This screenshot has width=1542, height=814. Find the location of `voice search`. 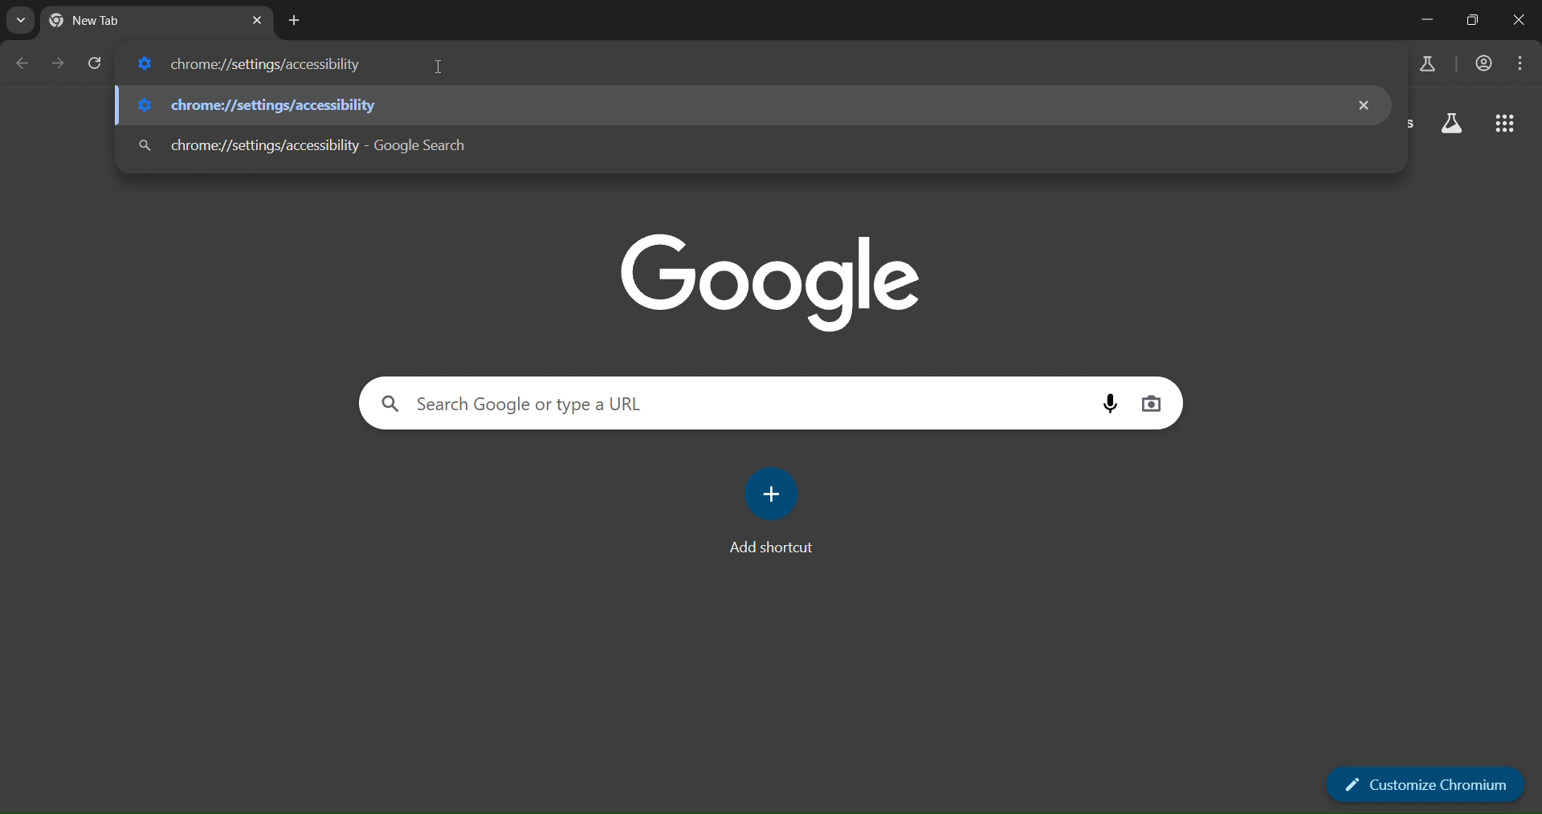

voice search is located at coordinates (1110, 404).